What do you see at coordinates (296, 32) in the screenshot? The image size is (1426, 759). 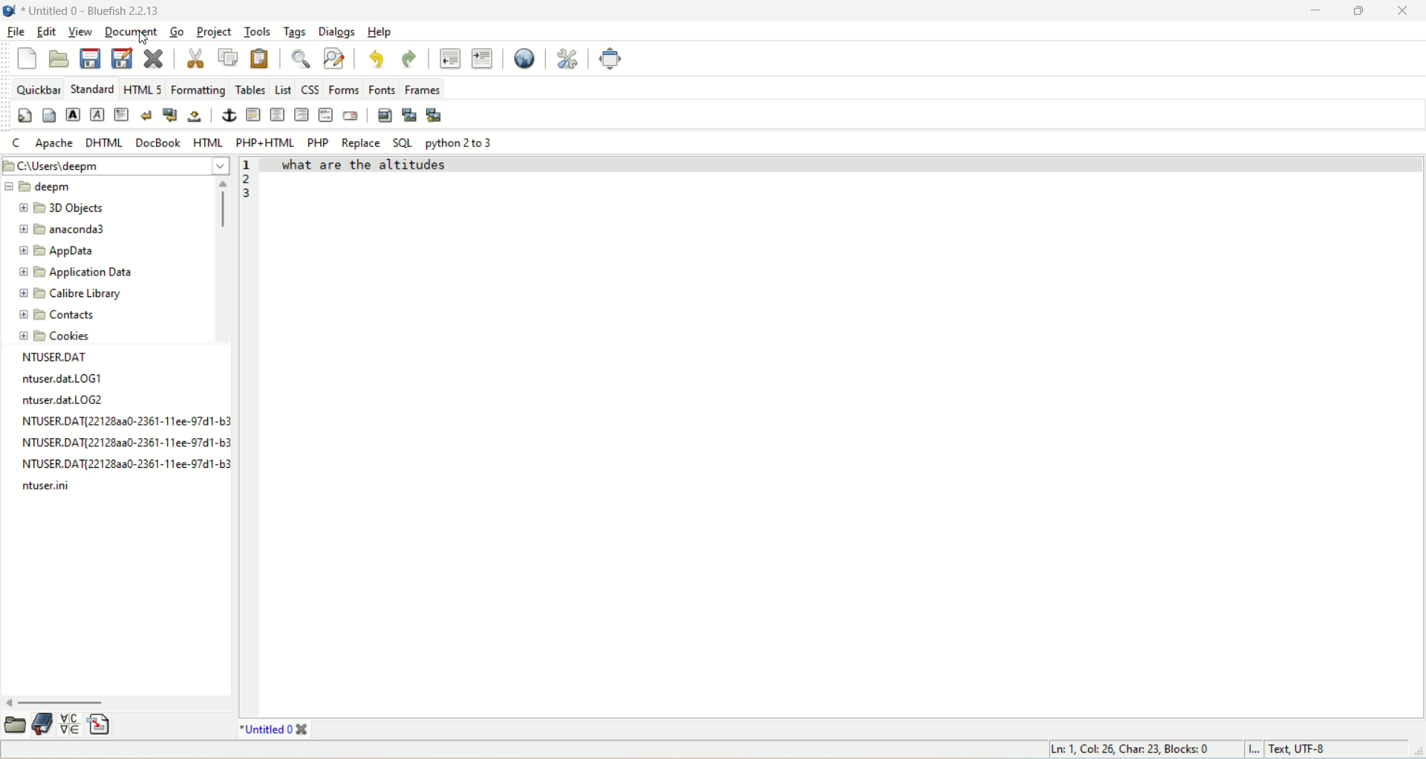 I see `tags` at bounding box center [296, 32].